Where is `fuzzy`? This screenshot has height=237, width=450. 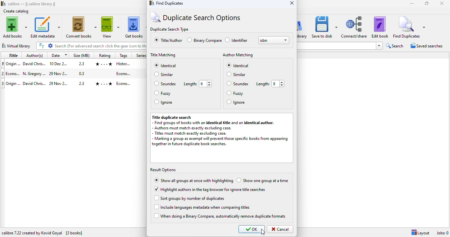
fuzzy is located at coordinates (236, 93).